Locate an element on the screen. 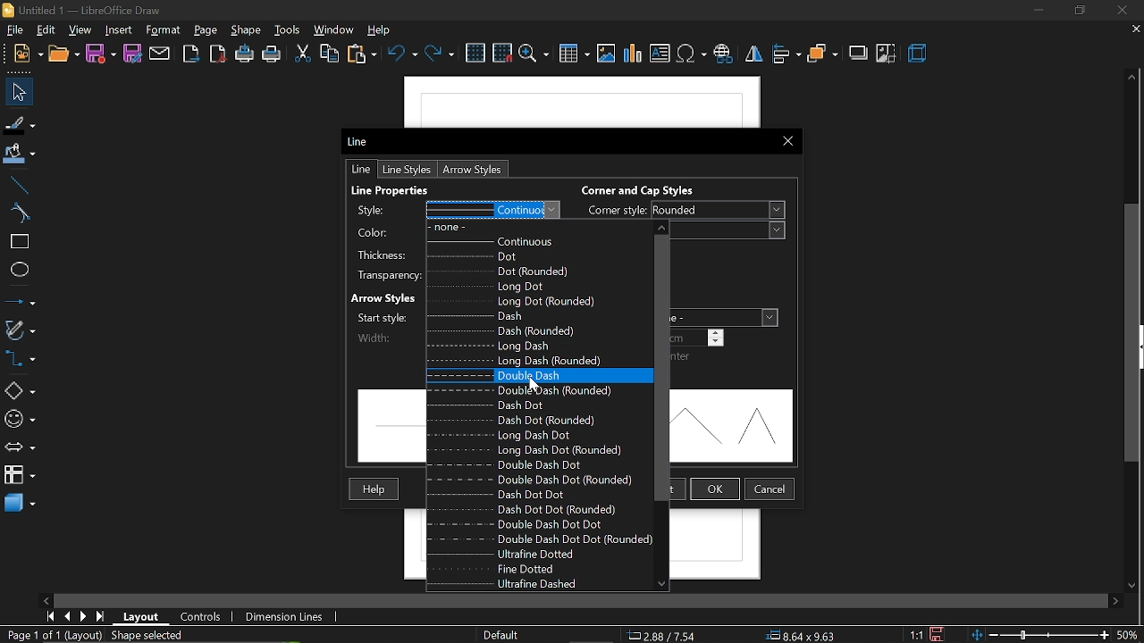  lines and arrows is located at coordinates (21, 300).